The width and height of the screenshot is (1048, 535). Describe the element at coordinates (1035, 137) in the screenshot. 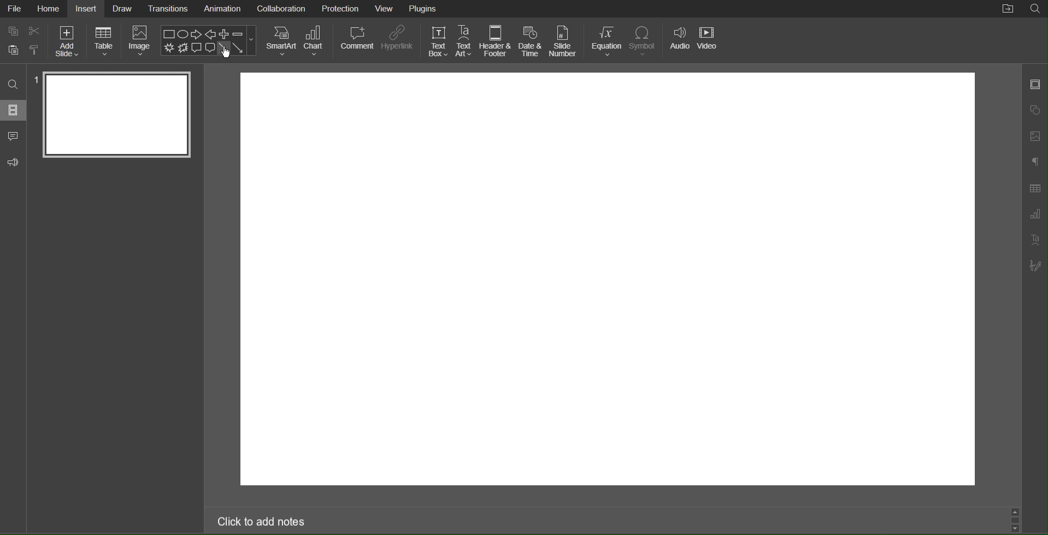

I see `Image Settings` at that location.